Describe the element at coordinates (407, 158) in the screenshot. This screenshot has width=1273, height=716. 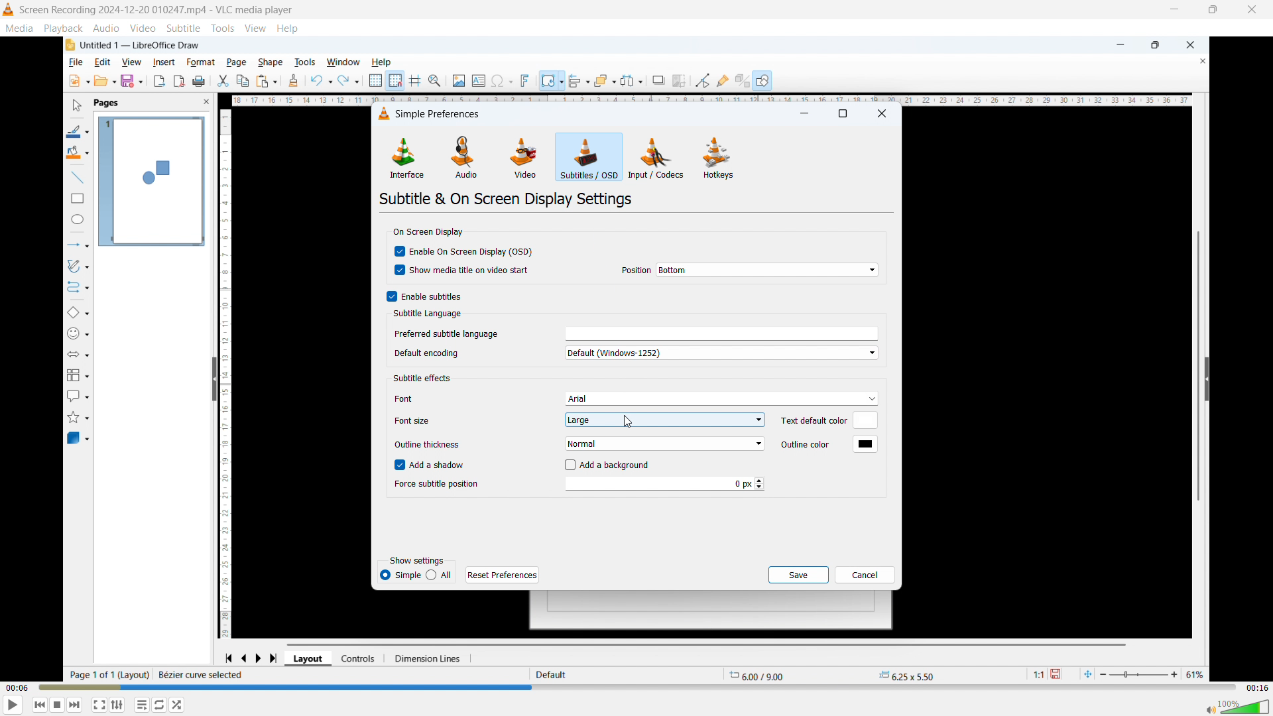
I see `Interface ` at that location.